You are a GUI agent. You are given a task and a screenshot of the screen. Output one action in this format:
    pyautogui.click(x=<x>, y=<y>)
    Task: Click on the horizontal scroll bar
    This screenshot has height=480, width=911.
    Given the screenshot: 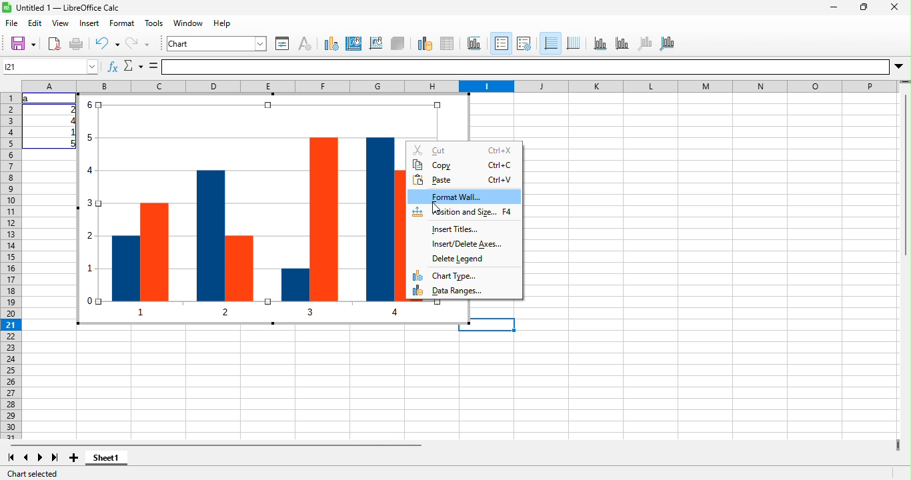 What is the action you would take?
    pyautogui.click(x=216, y=445)
    